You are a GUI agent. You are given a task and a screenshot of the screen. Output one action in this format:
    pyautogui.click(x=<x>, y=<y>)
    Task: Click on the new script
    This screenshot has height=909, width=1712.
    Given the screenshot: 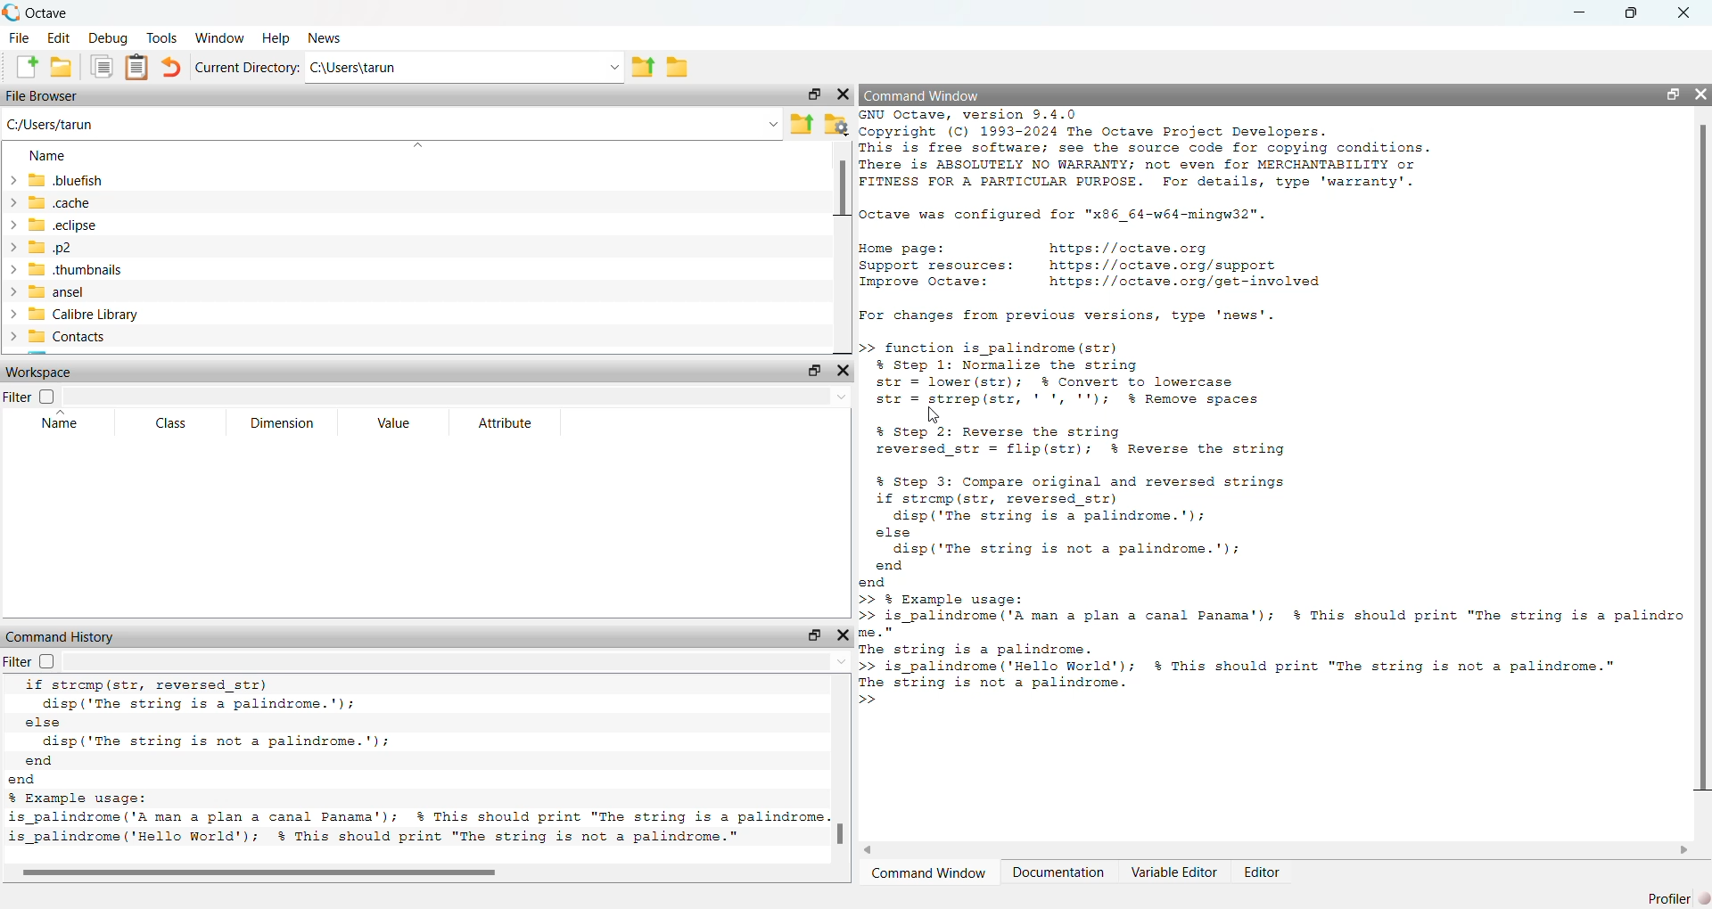 What is the action you would take?
    pyautogui.click(x=21, y=66)
    